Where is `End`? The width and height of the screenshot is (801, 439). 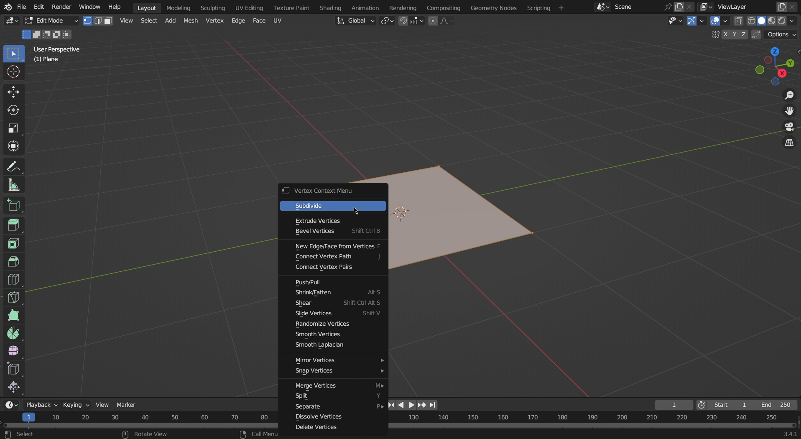 End is located at coordinates (775, 406).